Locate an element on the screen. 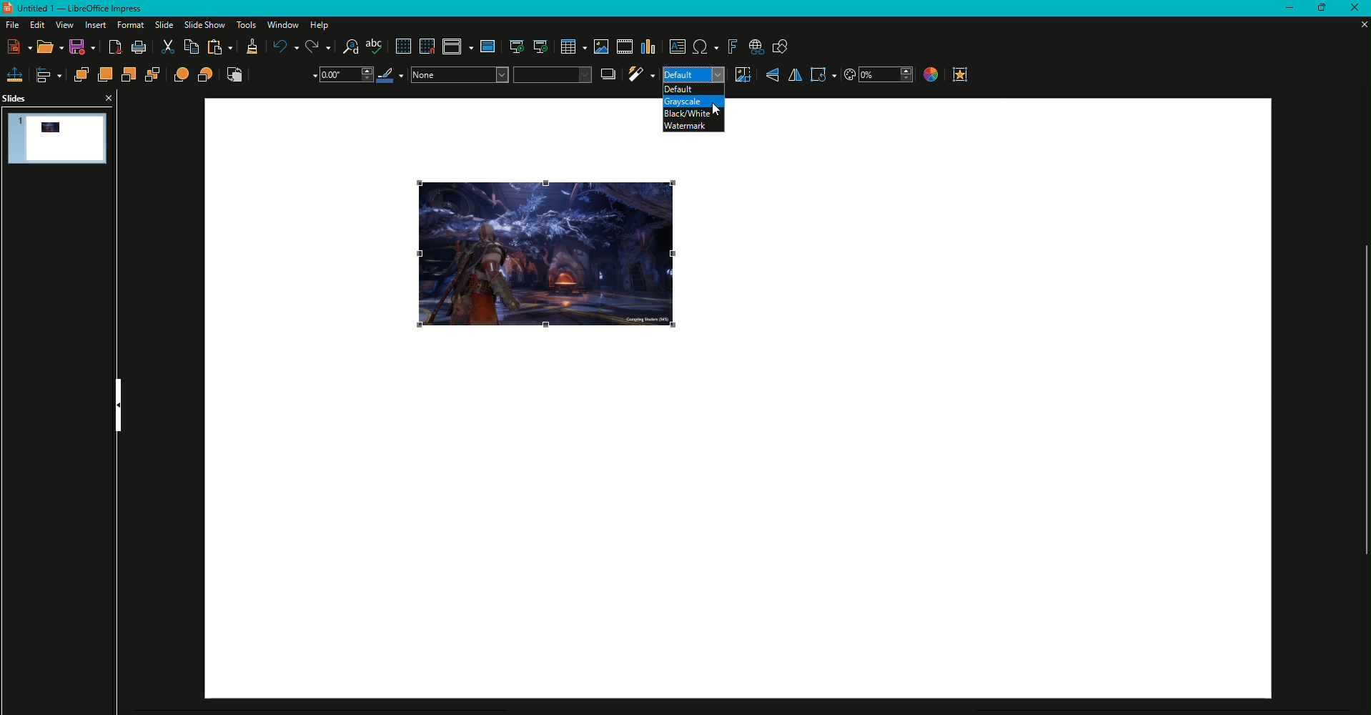 This screenshot has height=715, width=1371. Black and White is located at coordinates (689, 114).